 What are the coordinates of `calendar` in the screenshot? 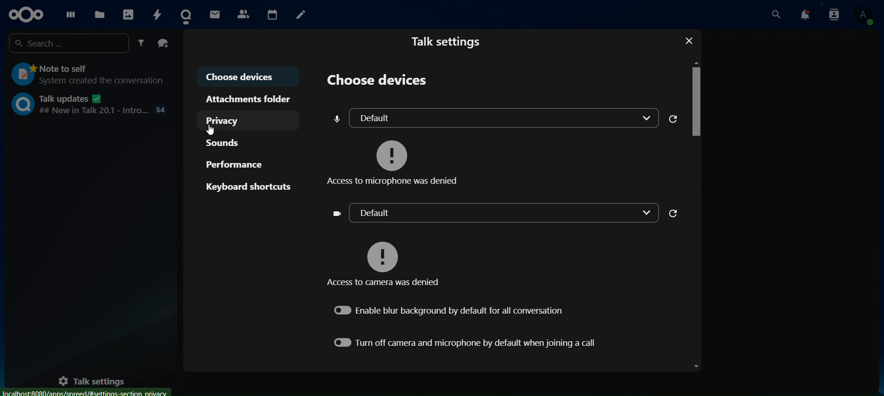 It's located at (272, 13).